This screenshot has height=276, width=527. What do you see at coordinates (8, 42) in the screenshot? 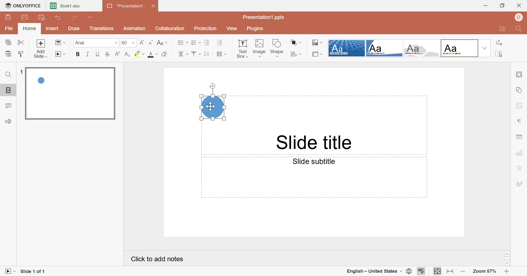
I see `Copy` at bounding box center [8, 42].